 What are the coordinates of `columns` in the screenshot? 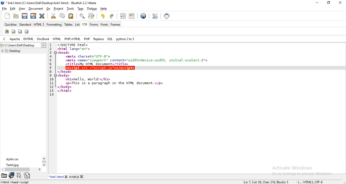 It's located at (26, 32).